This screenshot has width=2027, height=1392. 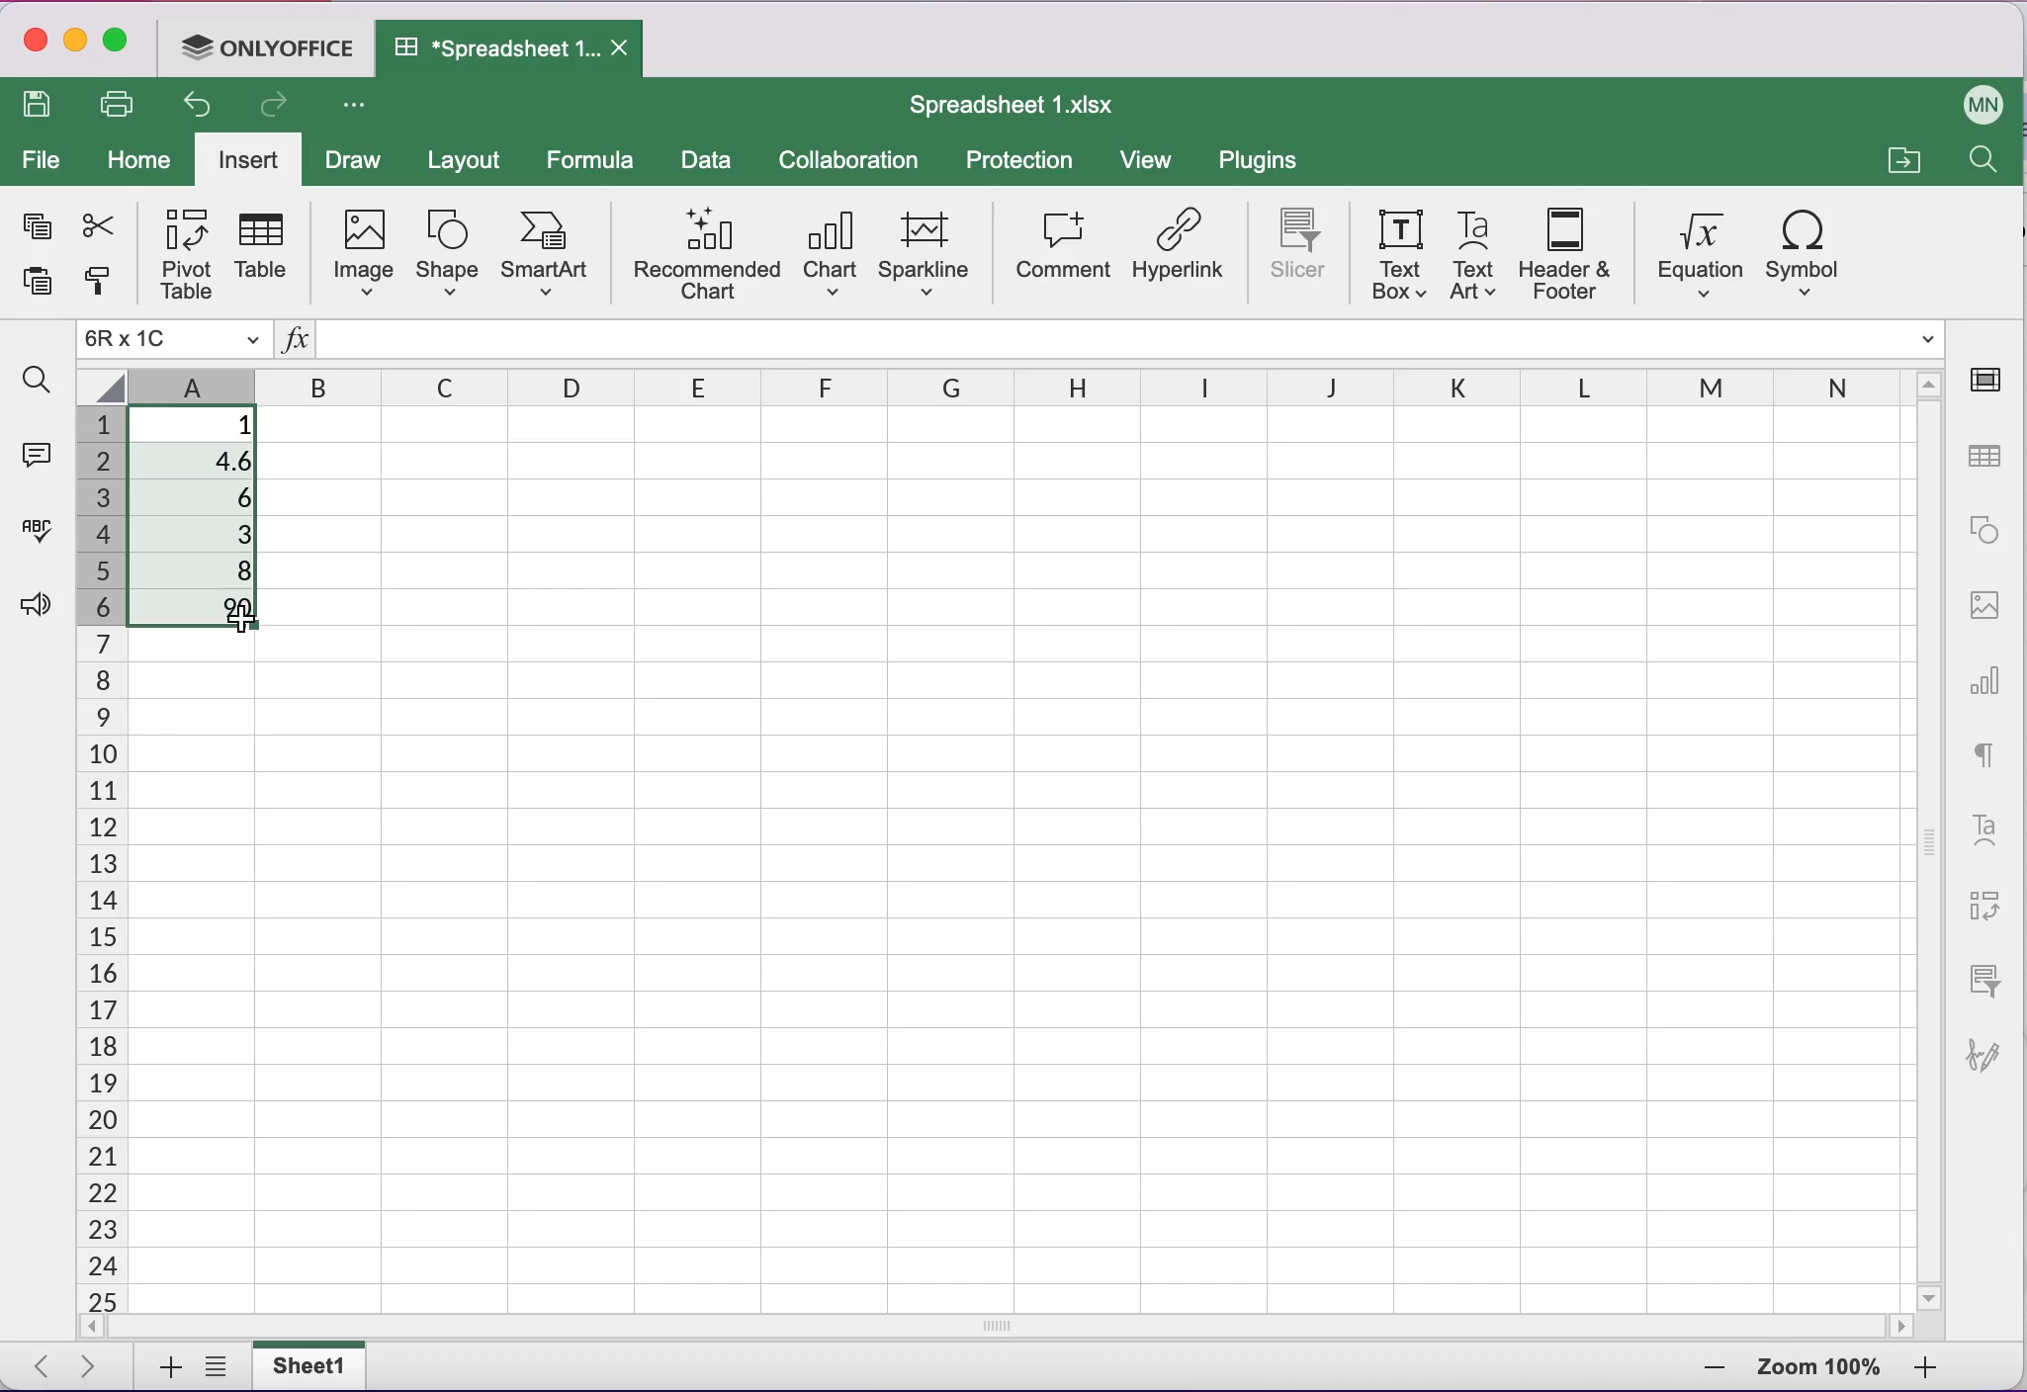 I want to click on Formula bar, so click(x=1149, y=339).